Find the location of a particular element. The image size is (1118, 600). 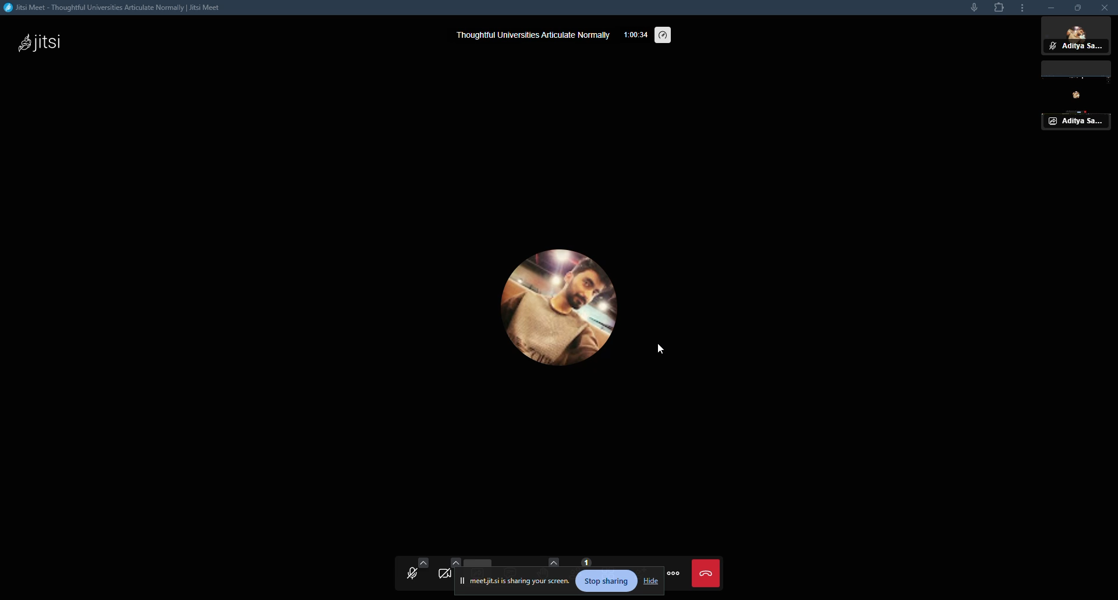

cursor is located at coordinates (659, 351).